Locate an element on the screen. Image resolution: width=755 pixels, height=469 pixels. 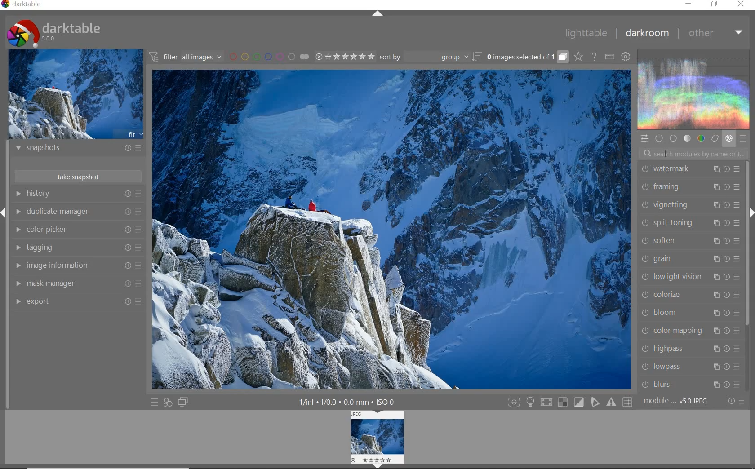
image information is located at coordinates (77, 265).